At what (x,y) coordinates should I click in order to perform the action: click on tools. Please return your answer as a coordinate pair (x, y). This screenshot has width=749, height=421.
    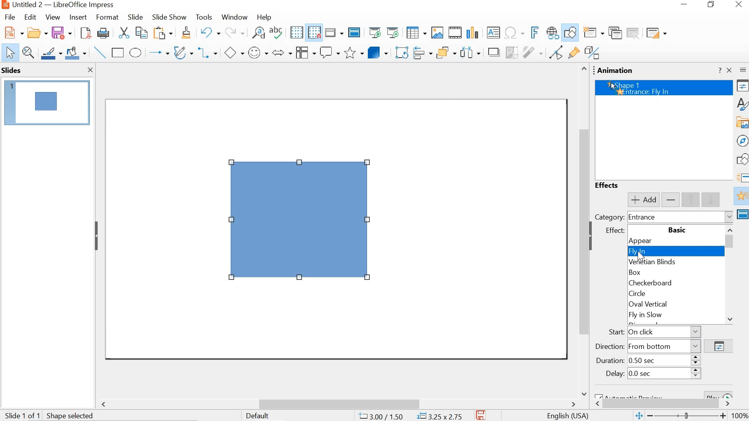
    Looking at the image, I should click on (205, 16).